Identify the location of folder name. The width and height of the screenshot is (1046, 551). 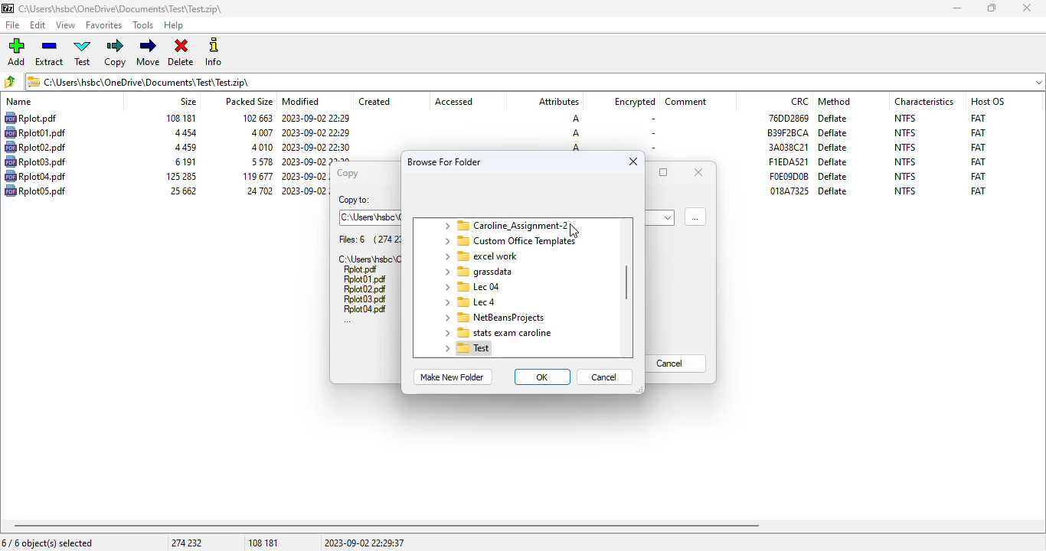
(467, 348).